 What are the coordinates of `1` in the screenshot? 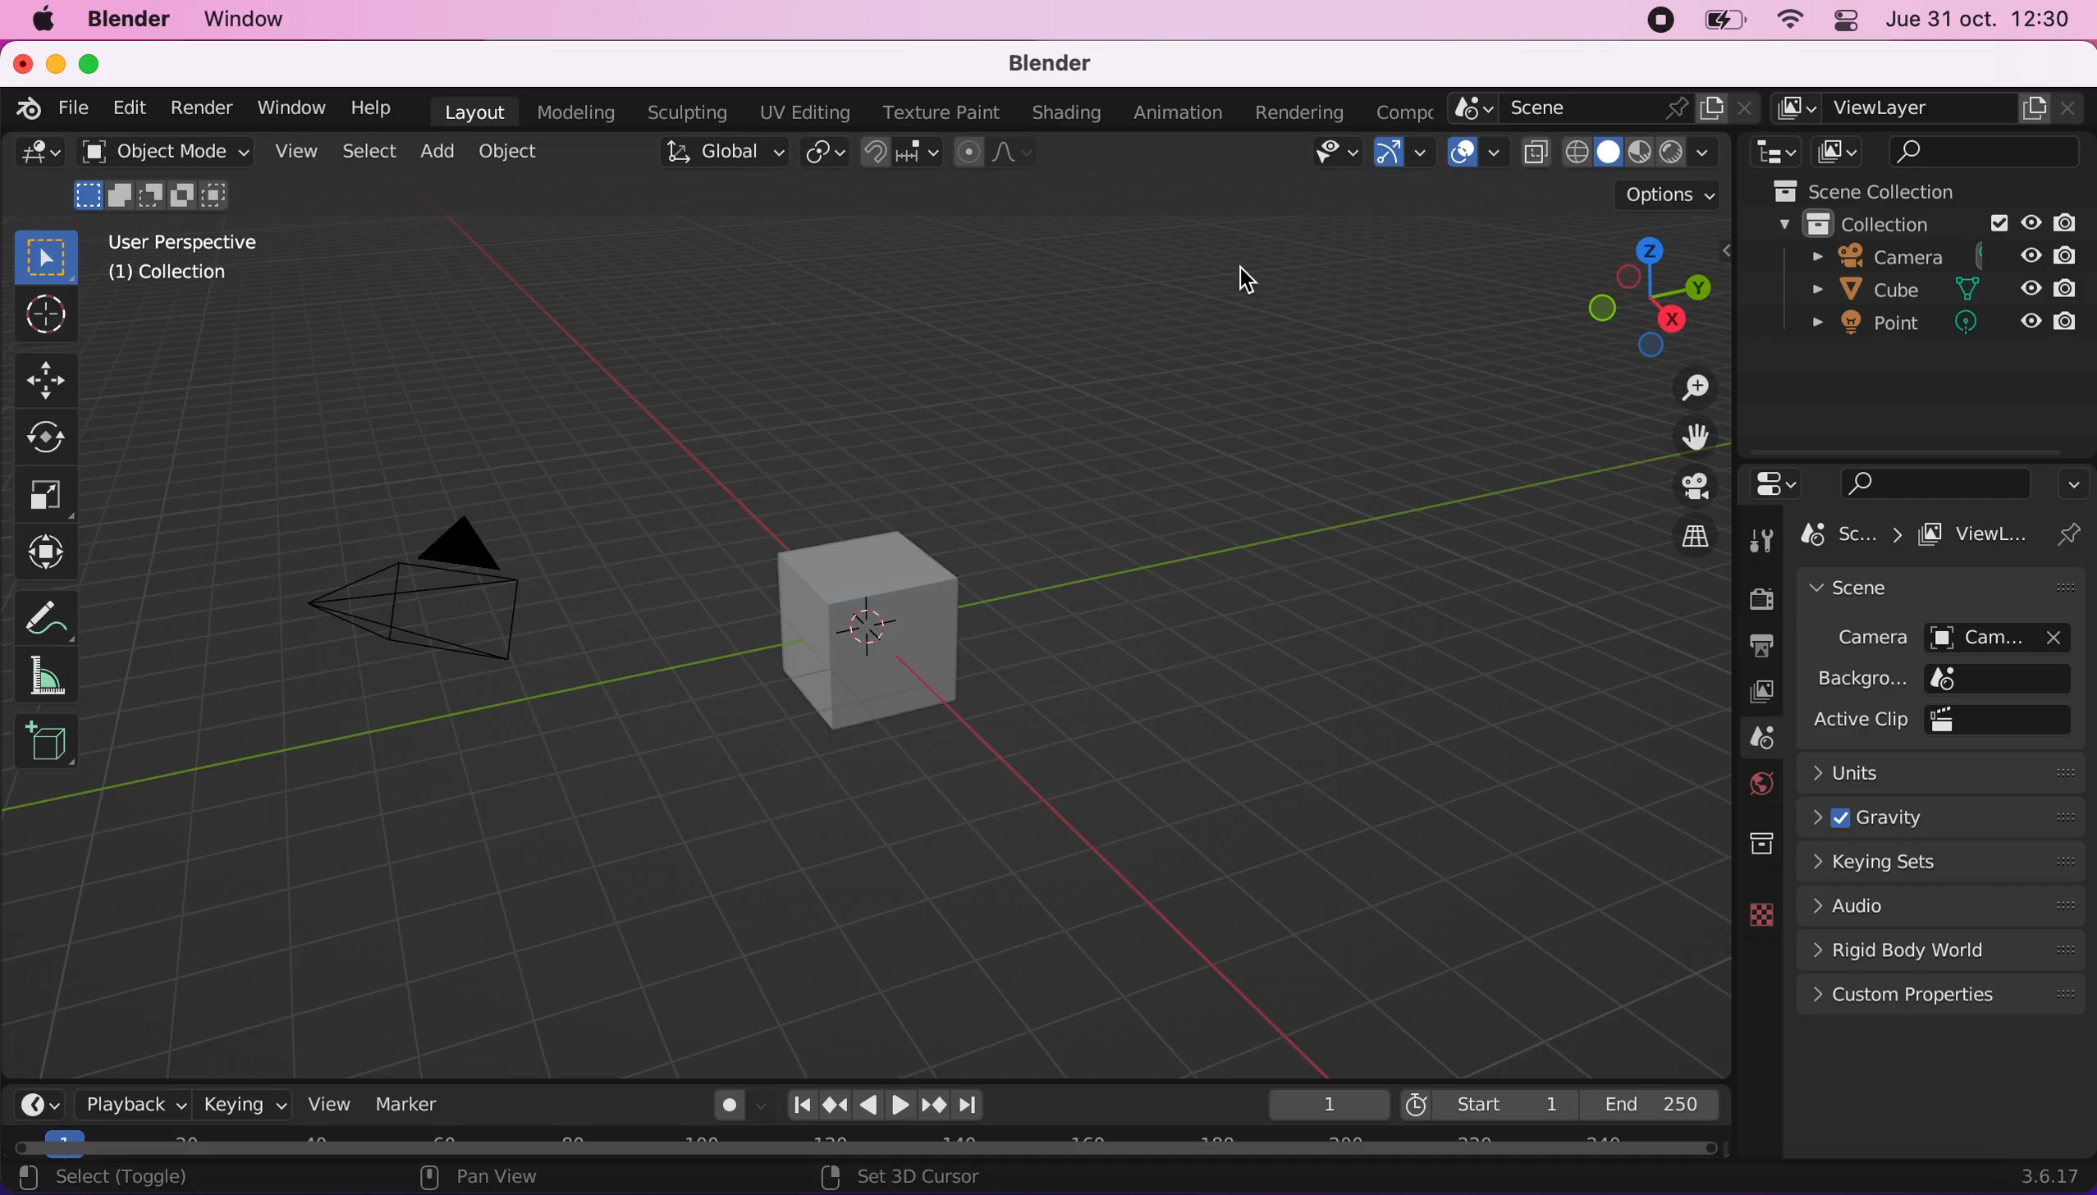 It's located at (1312, 1101).